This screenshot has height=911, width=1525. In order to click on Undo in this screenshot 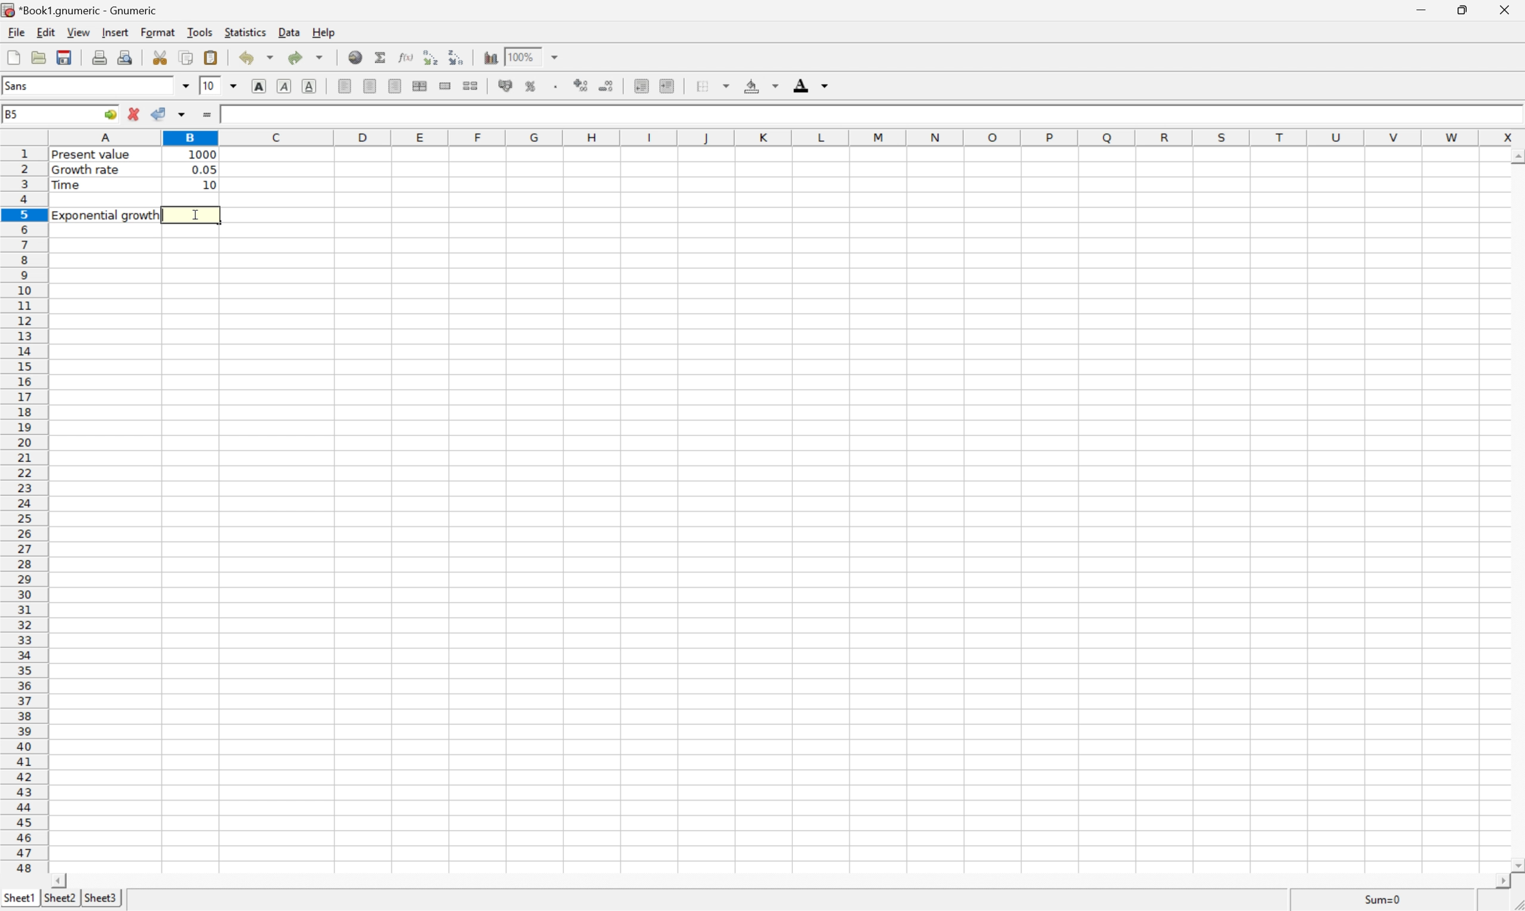, I will do `click(253, 56)`.